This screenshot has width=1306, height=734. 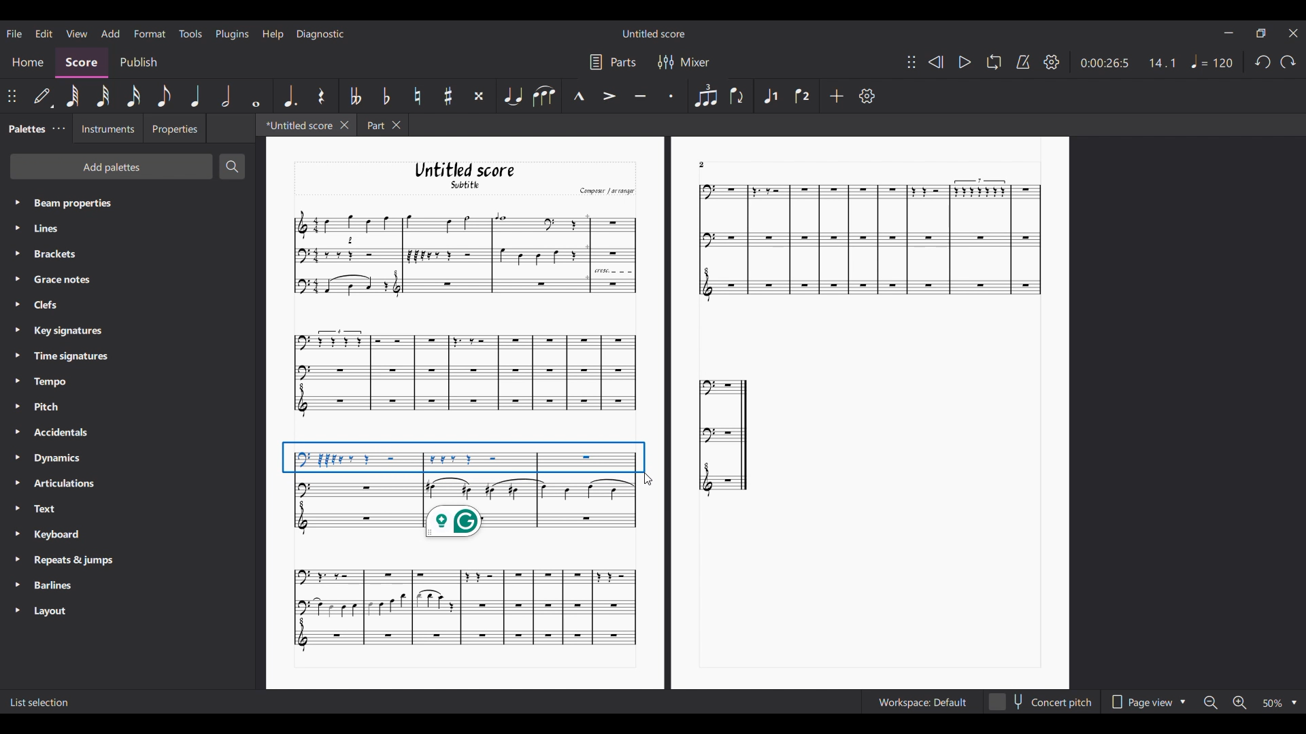 What do you see at coordinates (994, 61) in the screenshot?
I see `Loop playback` at bounding box center [994, 61].